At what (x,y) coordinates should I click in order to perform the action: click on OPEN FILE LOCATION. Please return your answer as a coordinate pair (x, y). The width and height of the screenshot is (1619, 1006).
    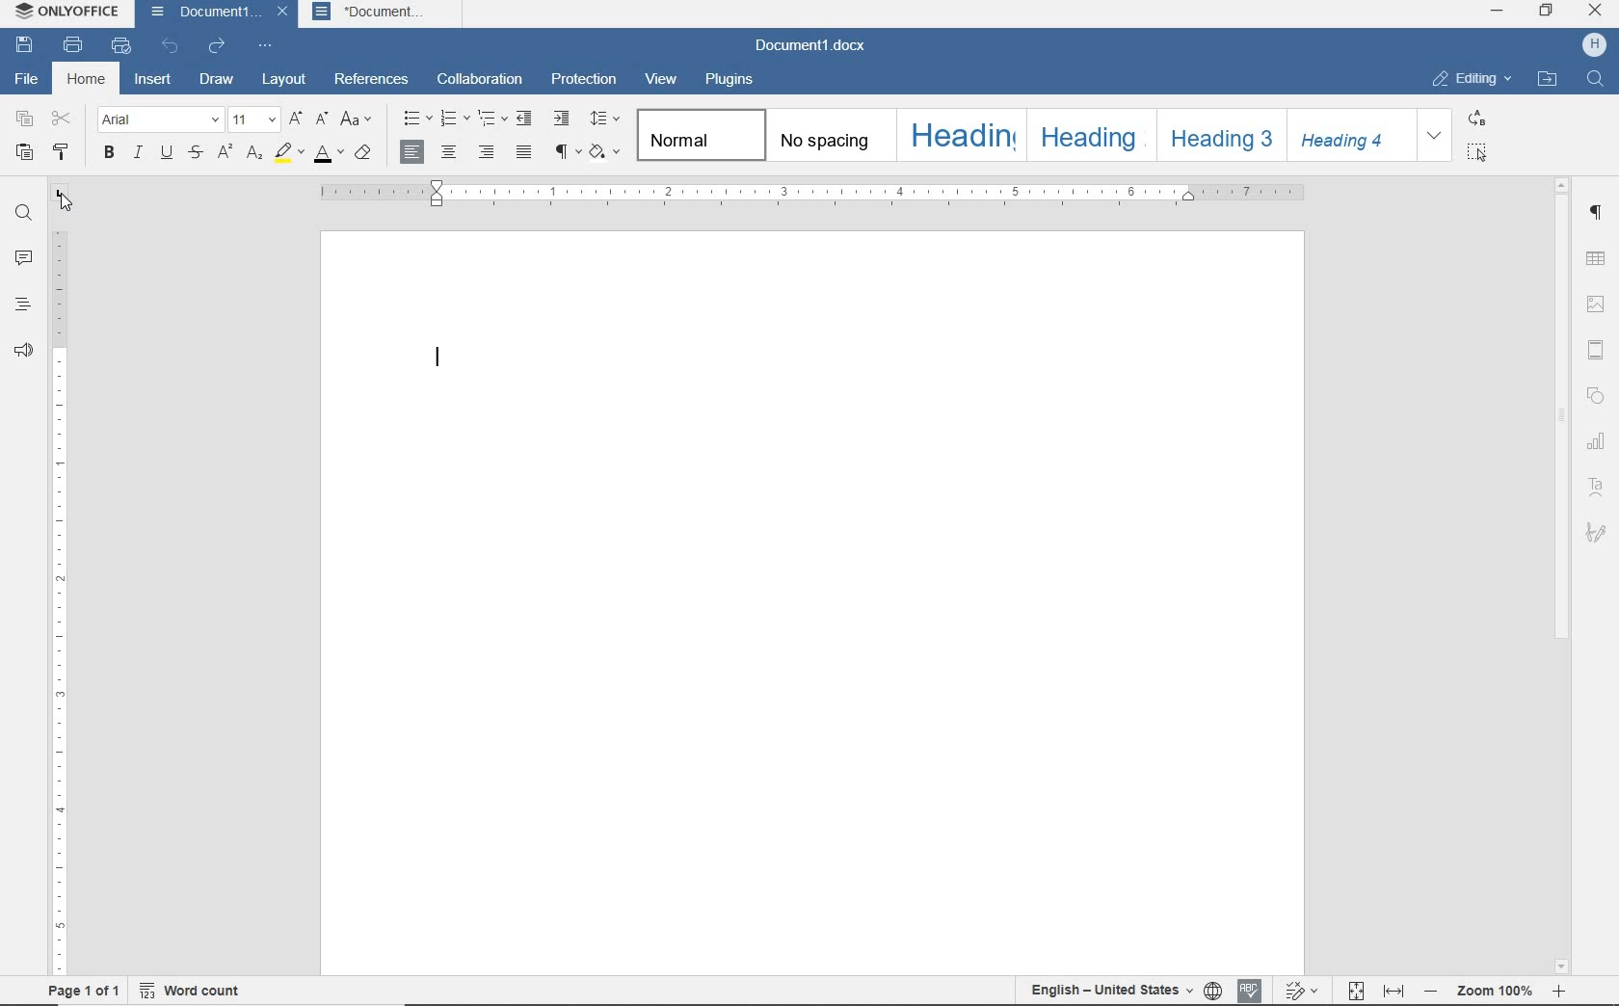
    Looking at the image, I should click on (1547, 78).